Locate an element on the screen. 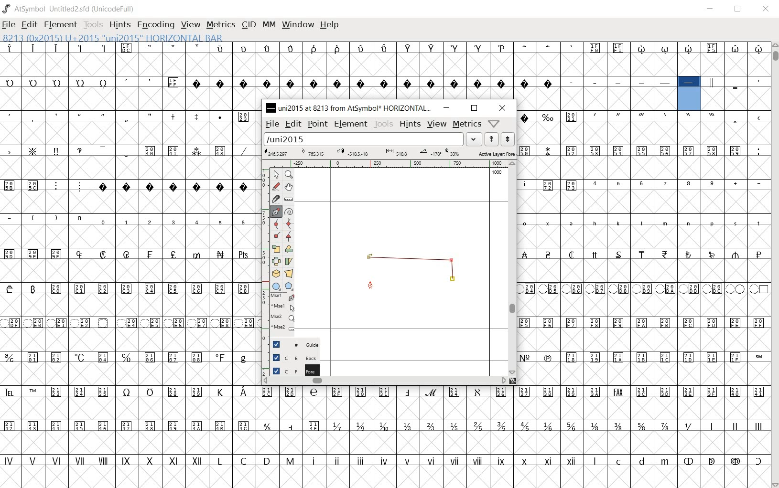 This screenshot has height=488, width=779. added point is located at coordinates (452, 261).